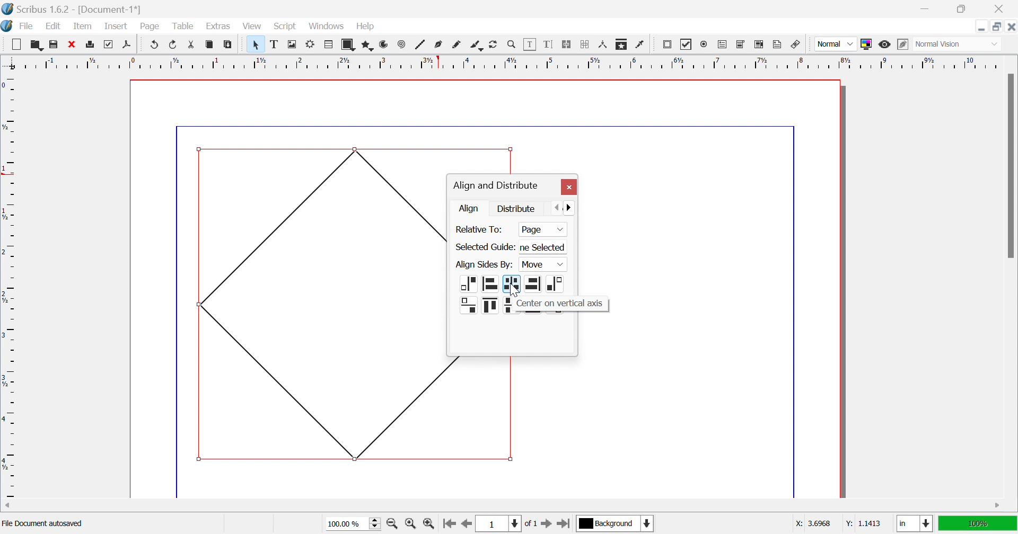 The image size is (1018, 534). Describe the element at coordinates (182, 26) in the screenshot. I see `Table` at that location.